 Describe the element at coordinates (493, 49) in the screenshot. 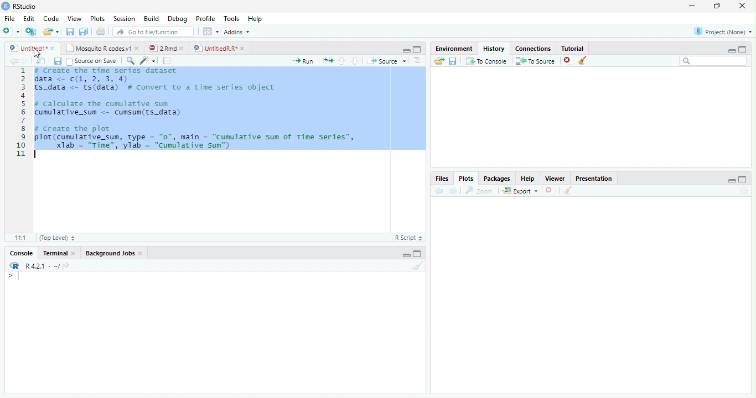

I see `History` at that location.